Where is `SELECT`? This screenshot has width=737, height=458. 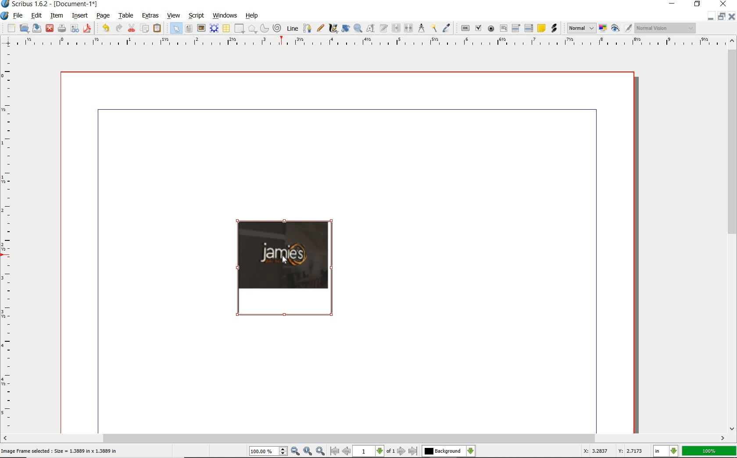
SELECT is located at coordinates (175, 28).